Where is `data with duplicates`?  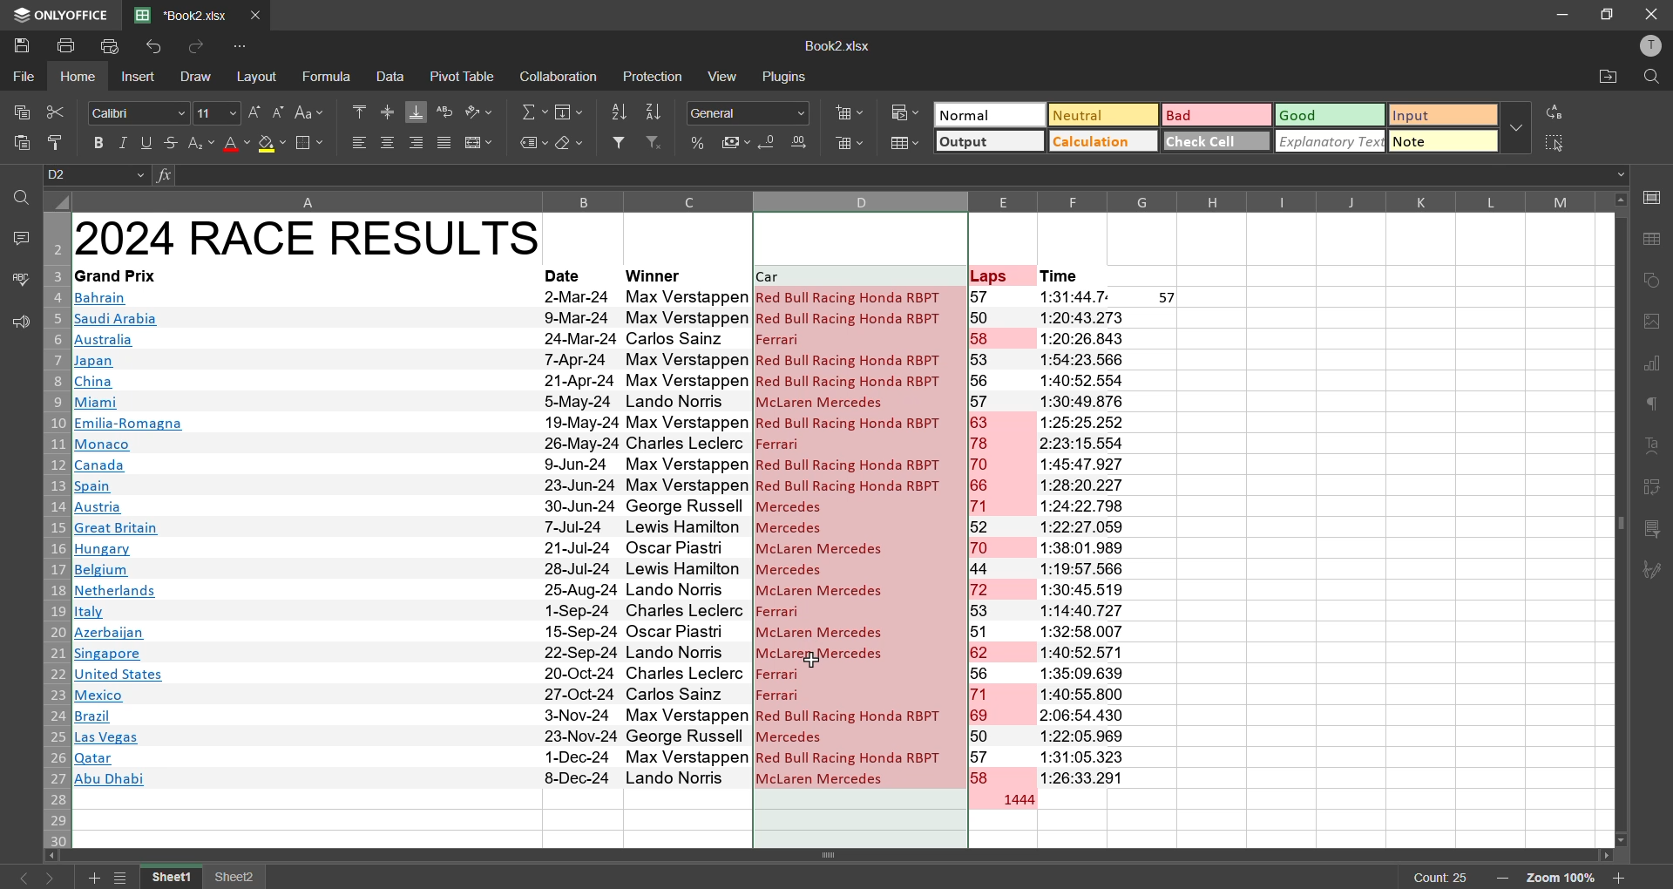
data with duplicates is located at coordinates (861, 541).